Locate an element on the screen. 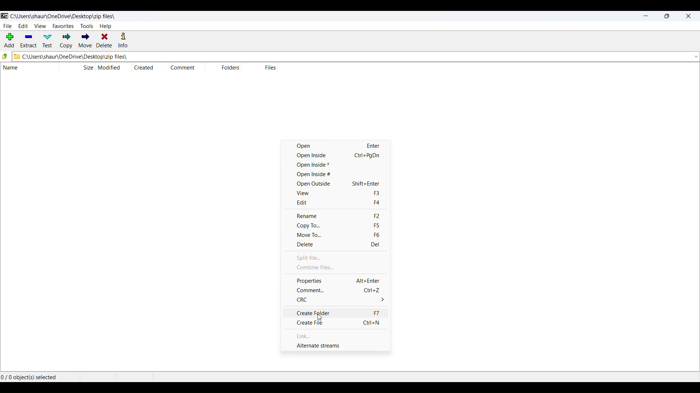  create file is located at coordinates (343, 323).